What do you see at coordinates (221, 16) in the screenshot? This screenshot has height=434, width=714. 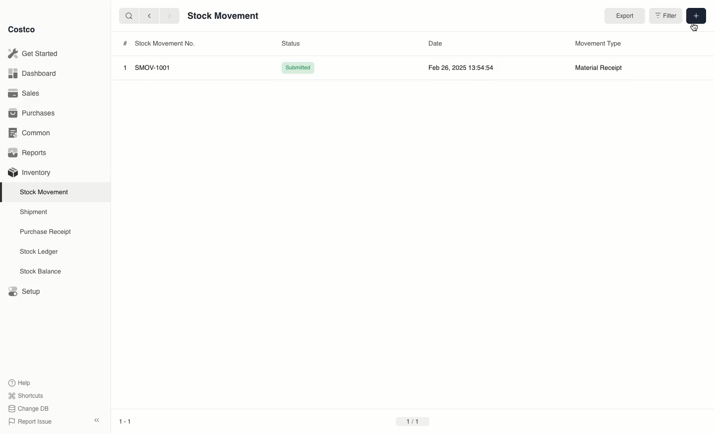 I see `Stock Movement` at bounding box center [221, 16].